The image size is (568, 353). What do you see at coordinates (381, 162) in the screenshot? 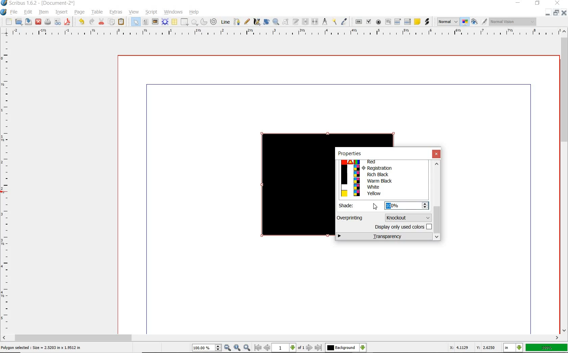
I see `Red` at bounding box center [381, 162].